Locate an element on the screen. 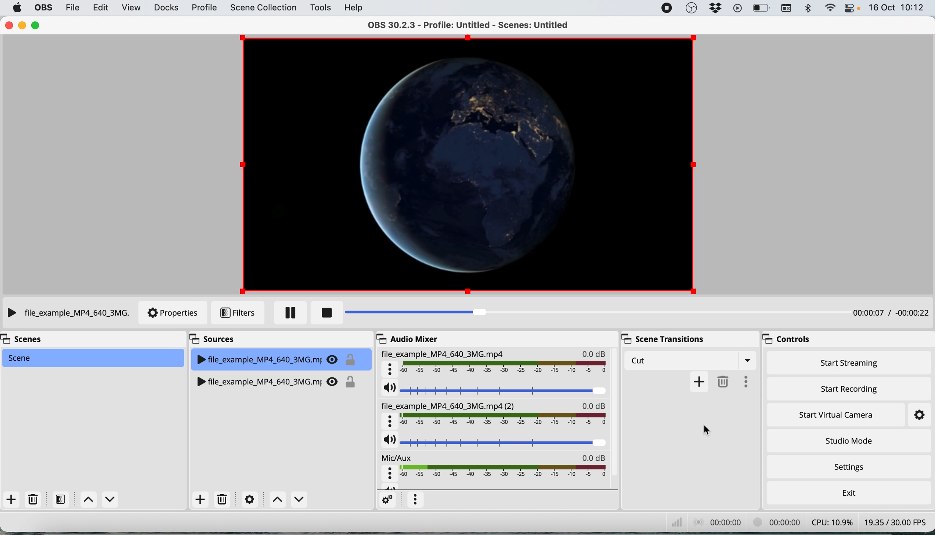 The height and width of the screenshot is (535, 935). maximise is located at coordinates (37, 25).